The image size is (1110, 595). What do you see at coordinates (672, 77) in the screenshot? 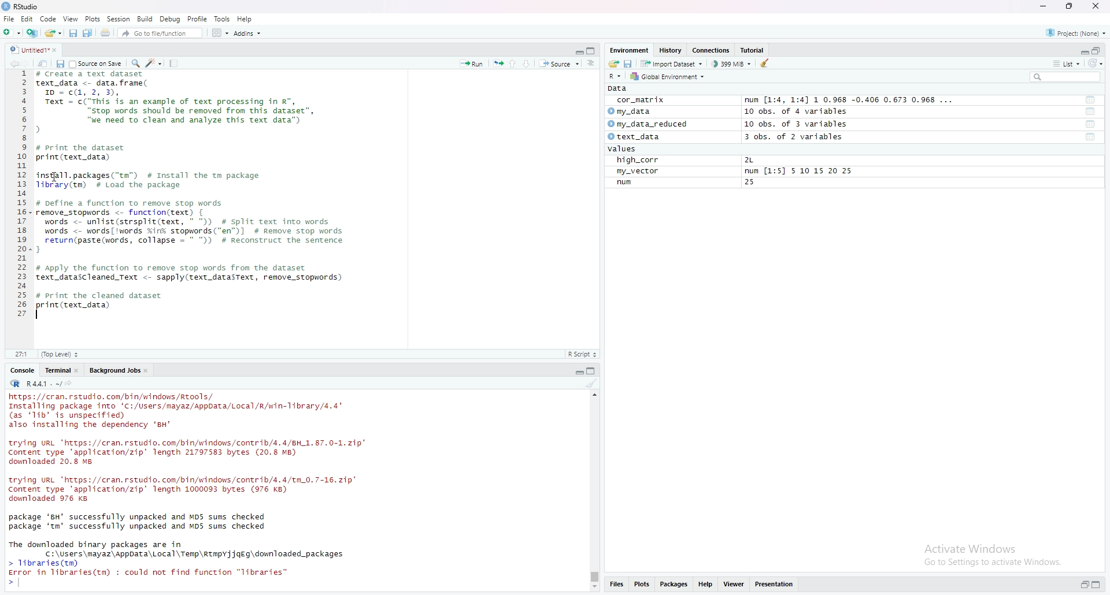
I see `global environment` at bounding box center [672, 77].